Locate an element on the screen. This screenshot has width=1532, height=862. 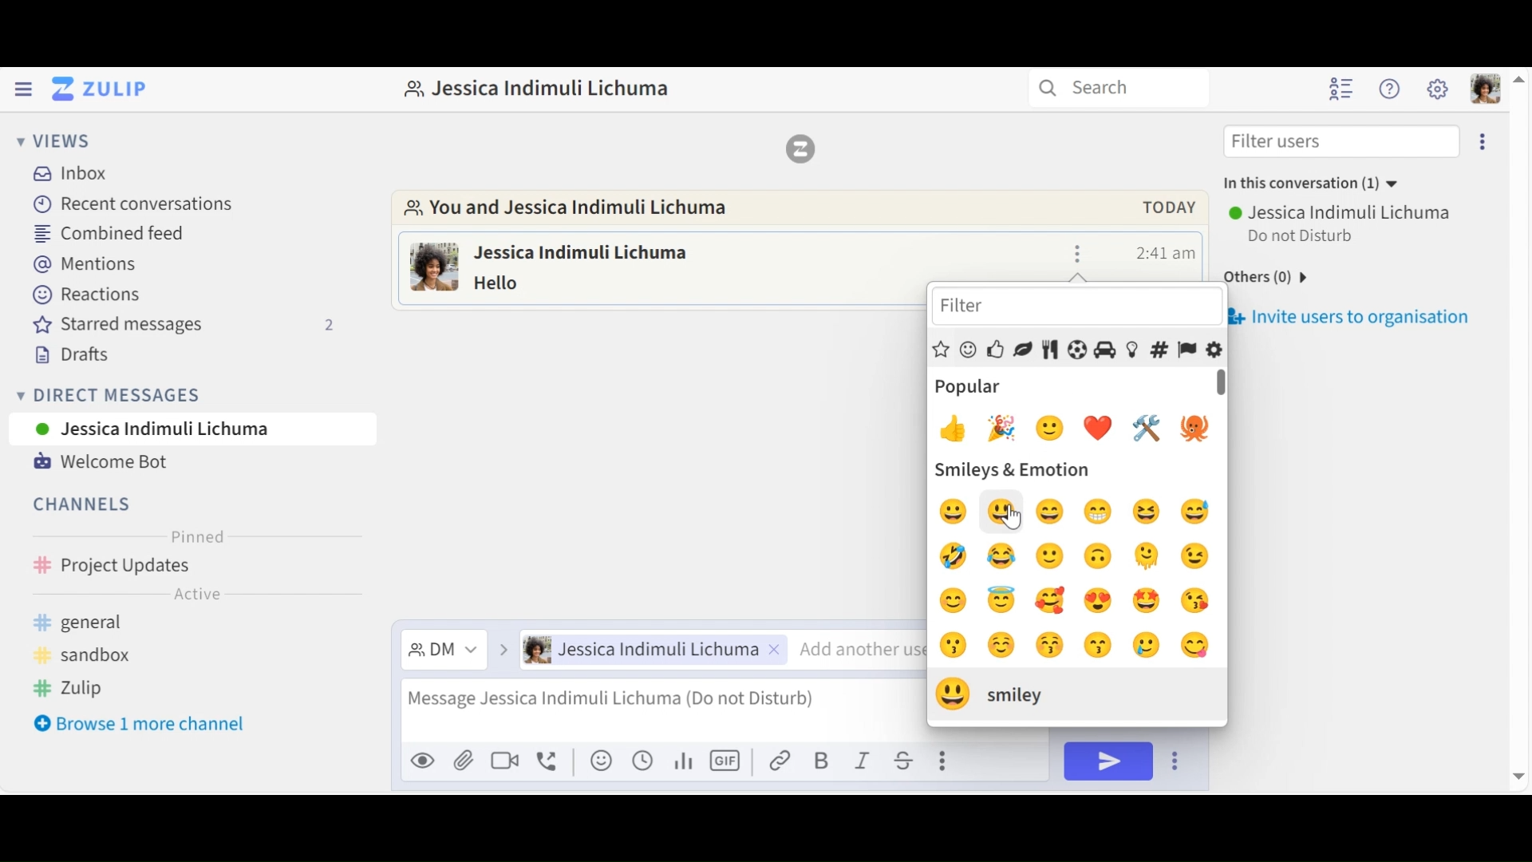
Add GIF is located at coordinates (725, 759).